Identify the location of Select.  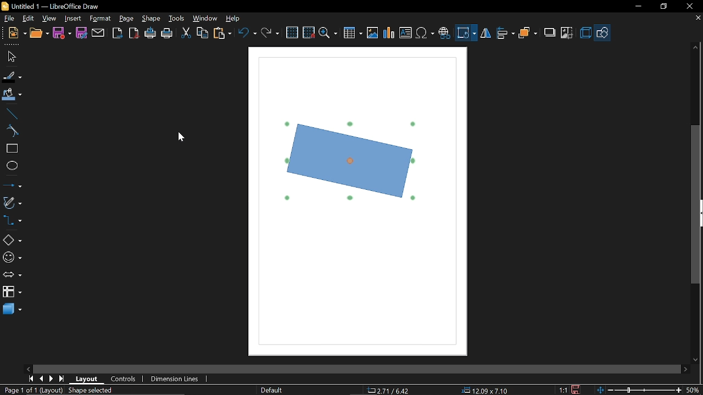
(11, 57).